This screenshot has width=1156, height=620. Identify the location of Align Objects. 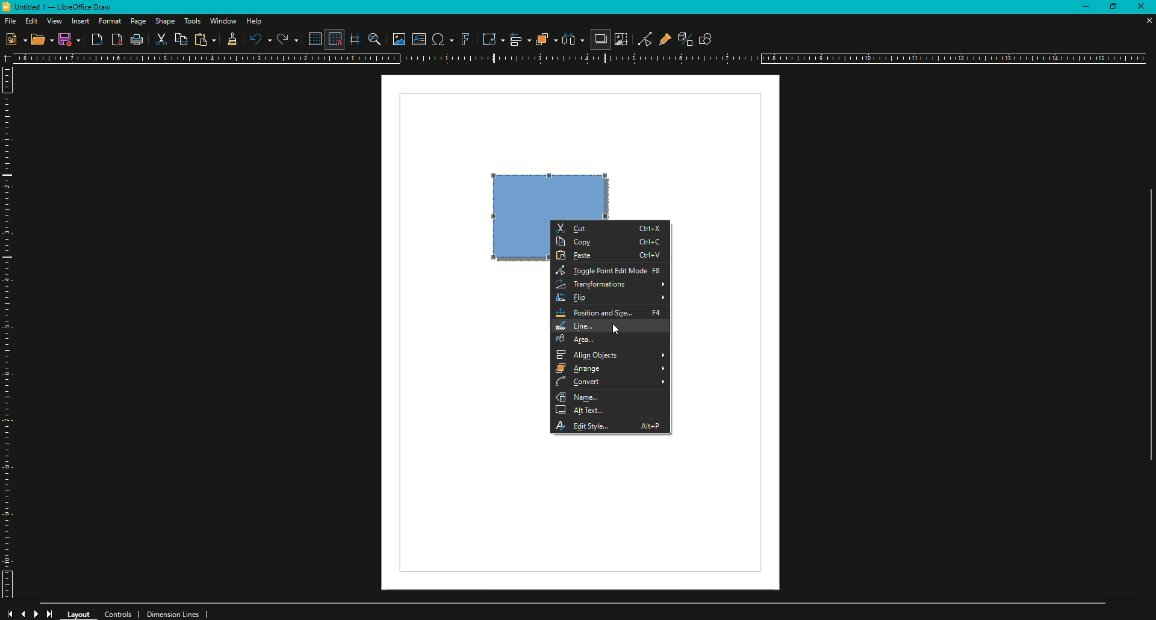
(610, 356).